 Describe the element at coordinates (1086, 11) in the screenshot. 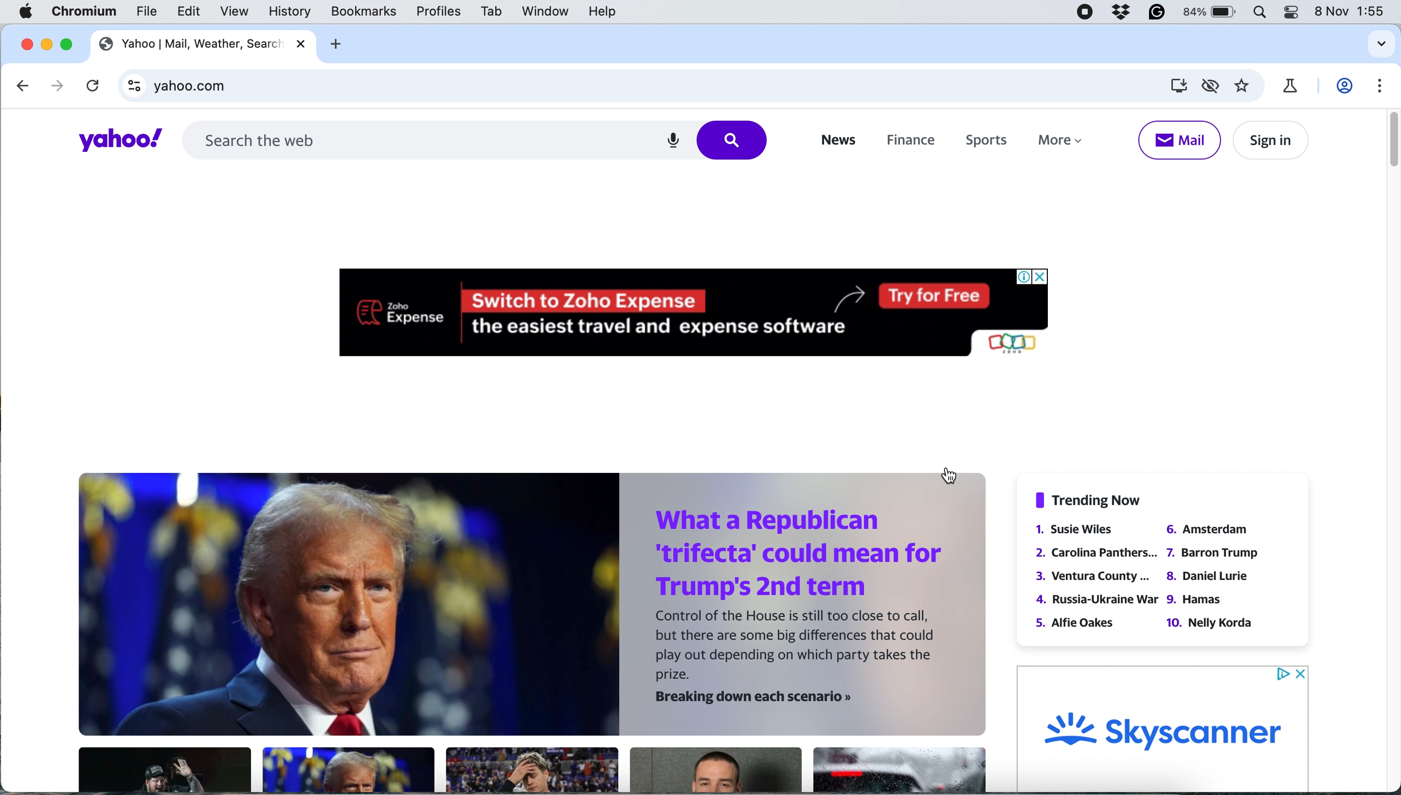

I see `screen recorder` at that location.